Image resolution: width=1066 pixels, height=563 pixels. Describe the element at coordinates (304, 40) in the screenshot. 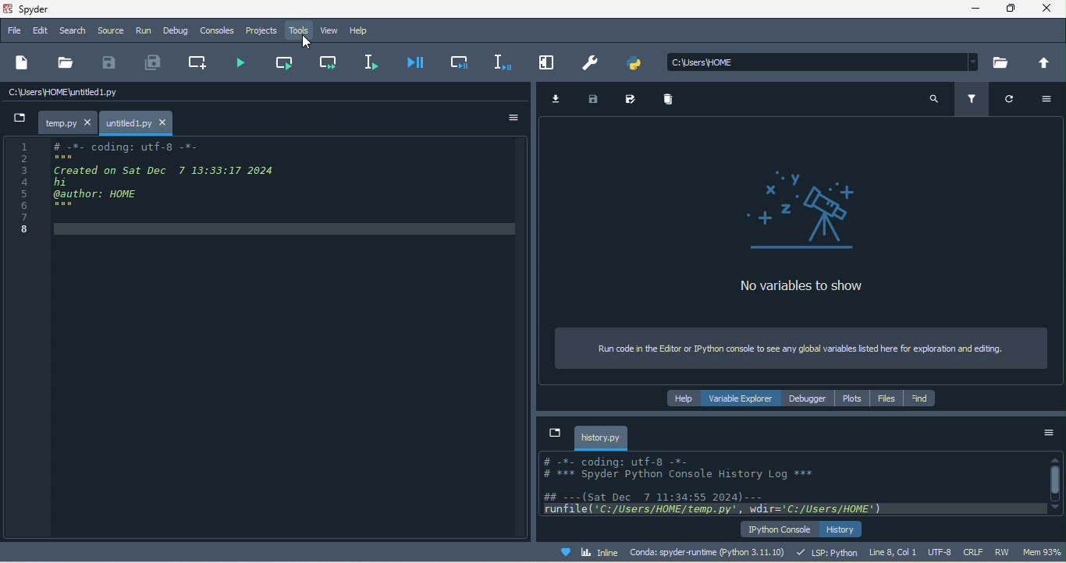

I see `cursor` at that location.